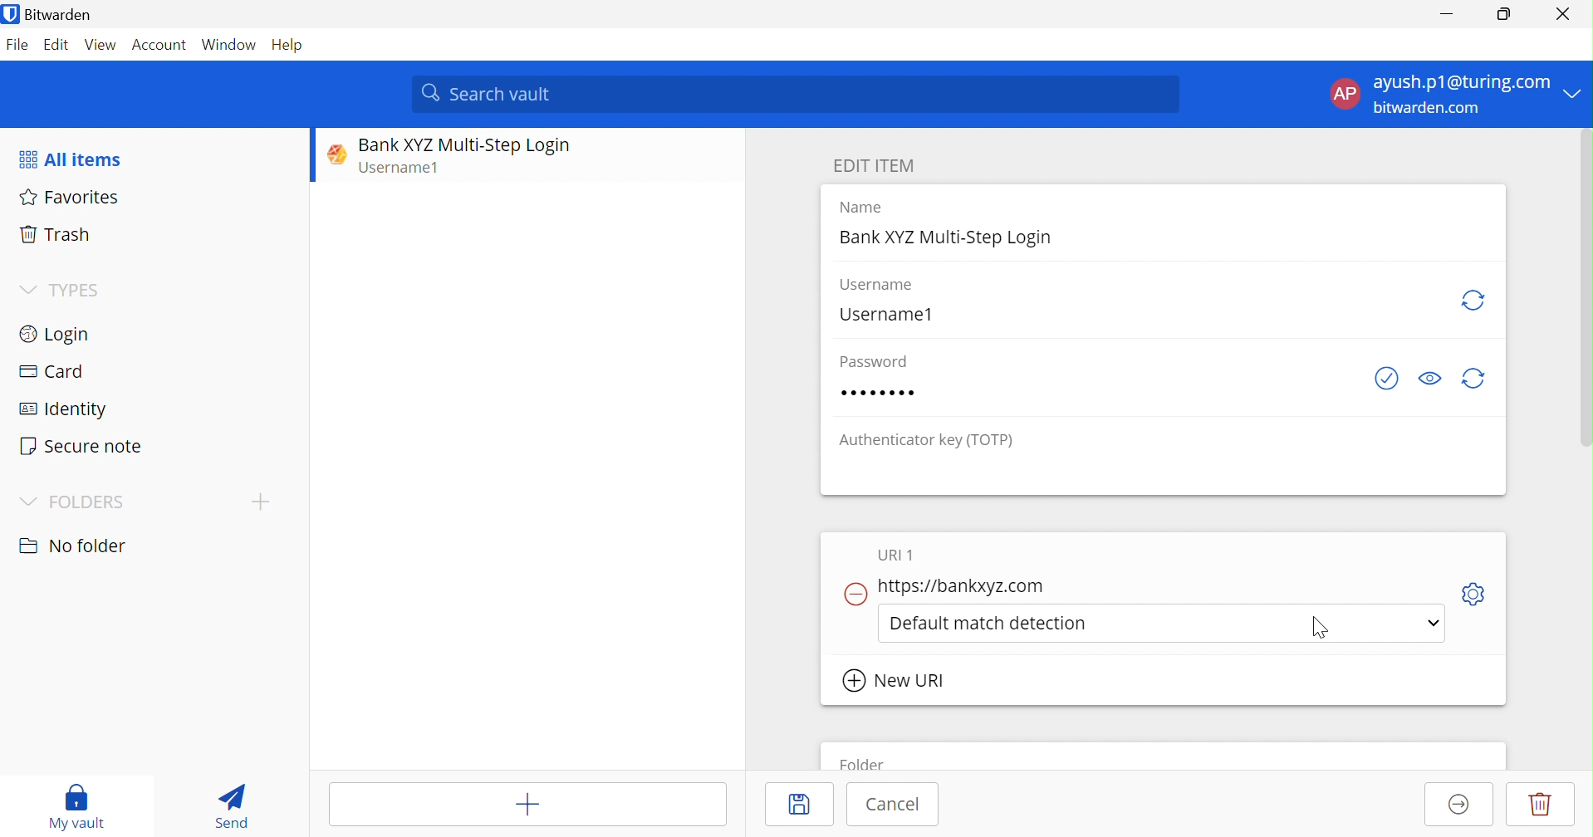  I want to click on Bitwarden, so click(51, 16).